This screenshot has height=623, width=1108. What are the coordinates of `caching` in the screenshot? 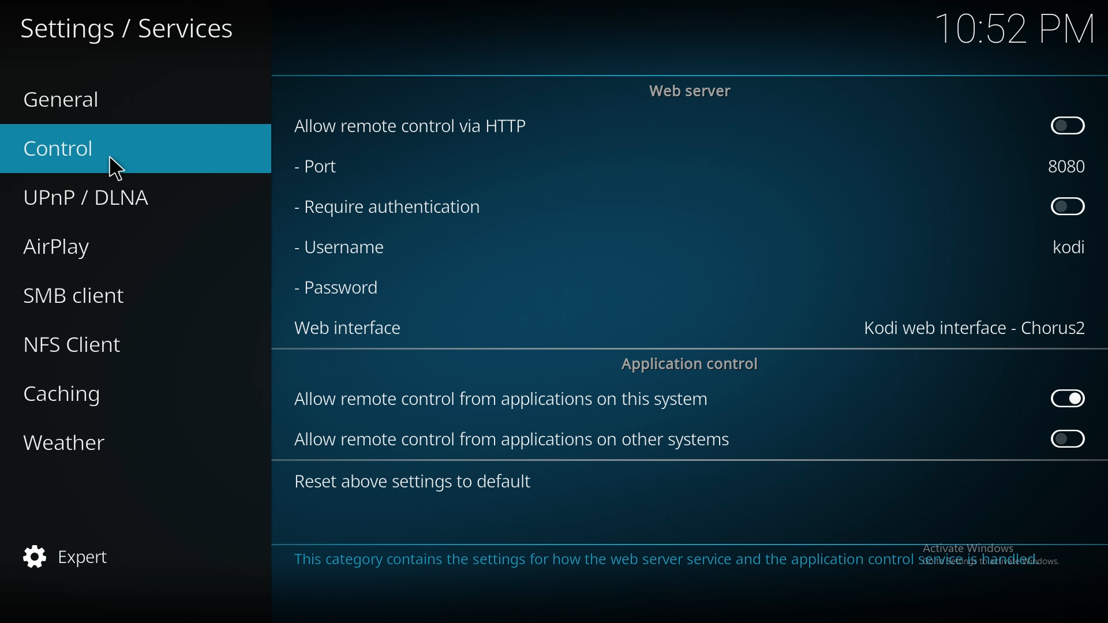 It's located at (118, 391).